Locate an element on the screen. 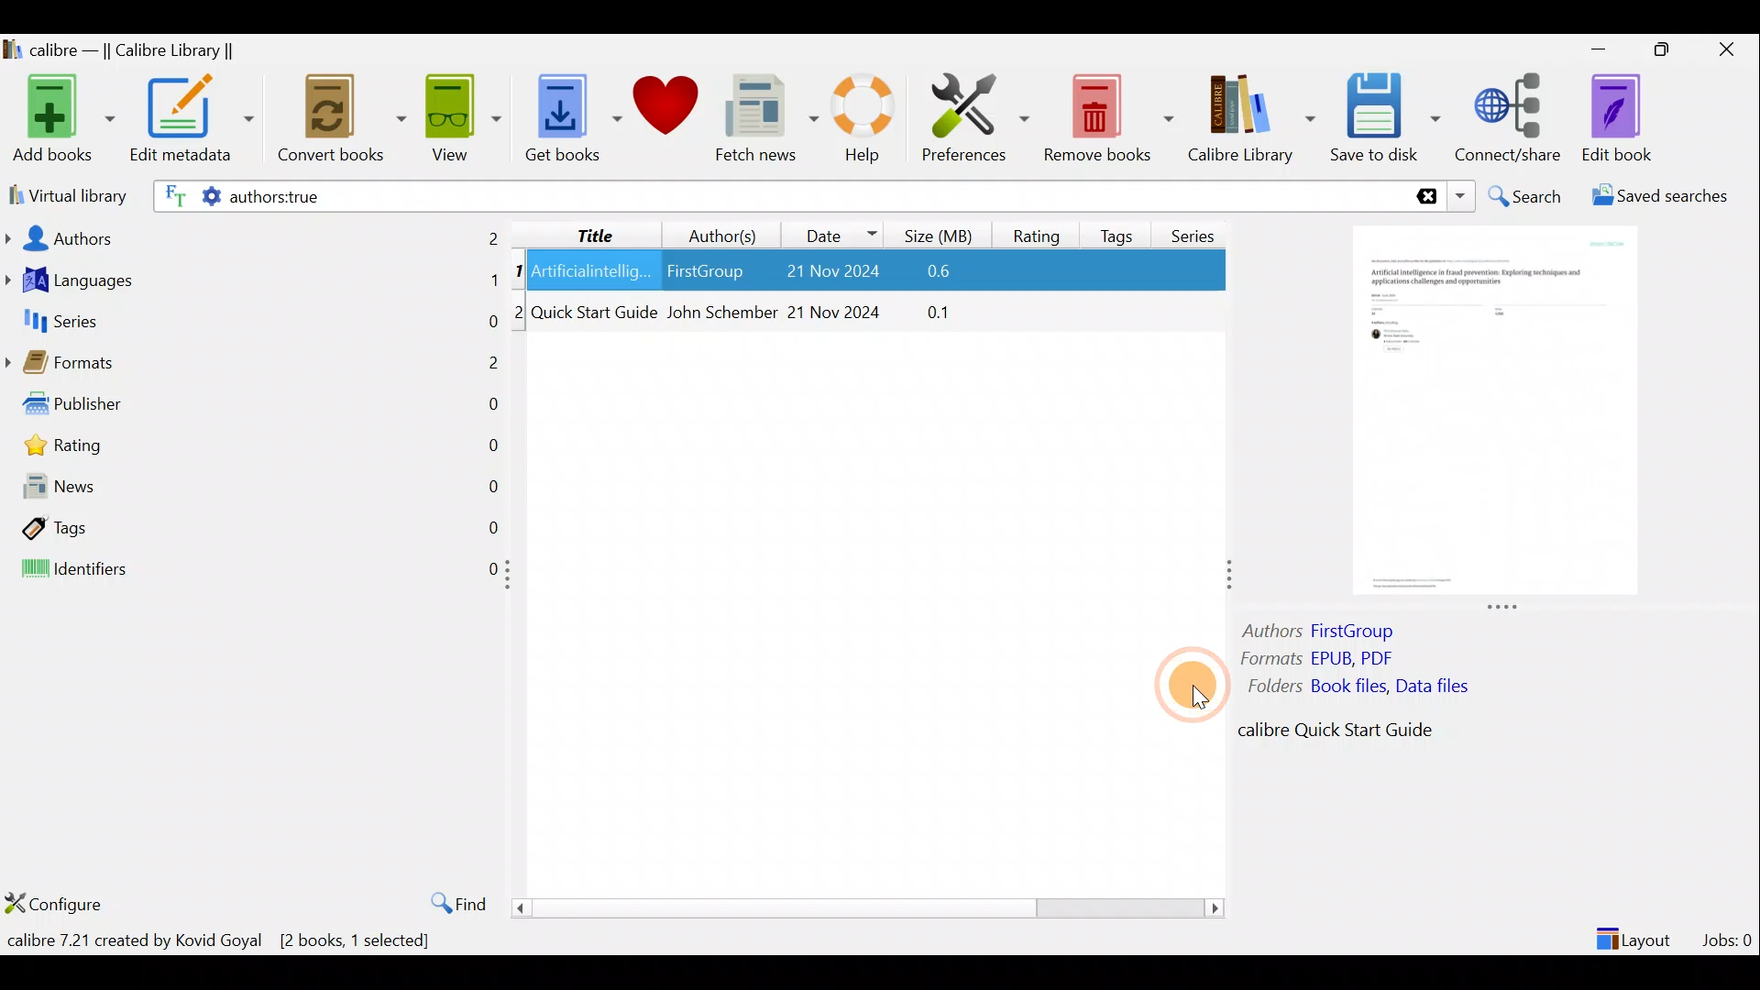  Author(s) is located at coordinates (714, 231).